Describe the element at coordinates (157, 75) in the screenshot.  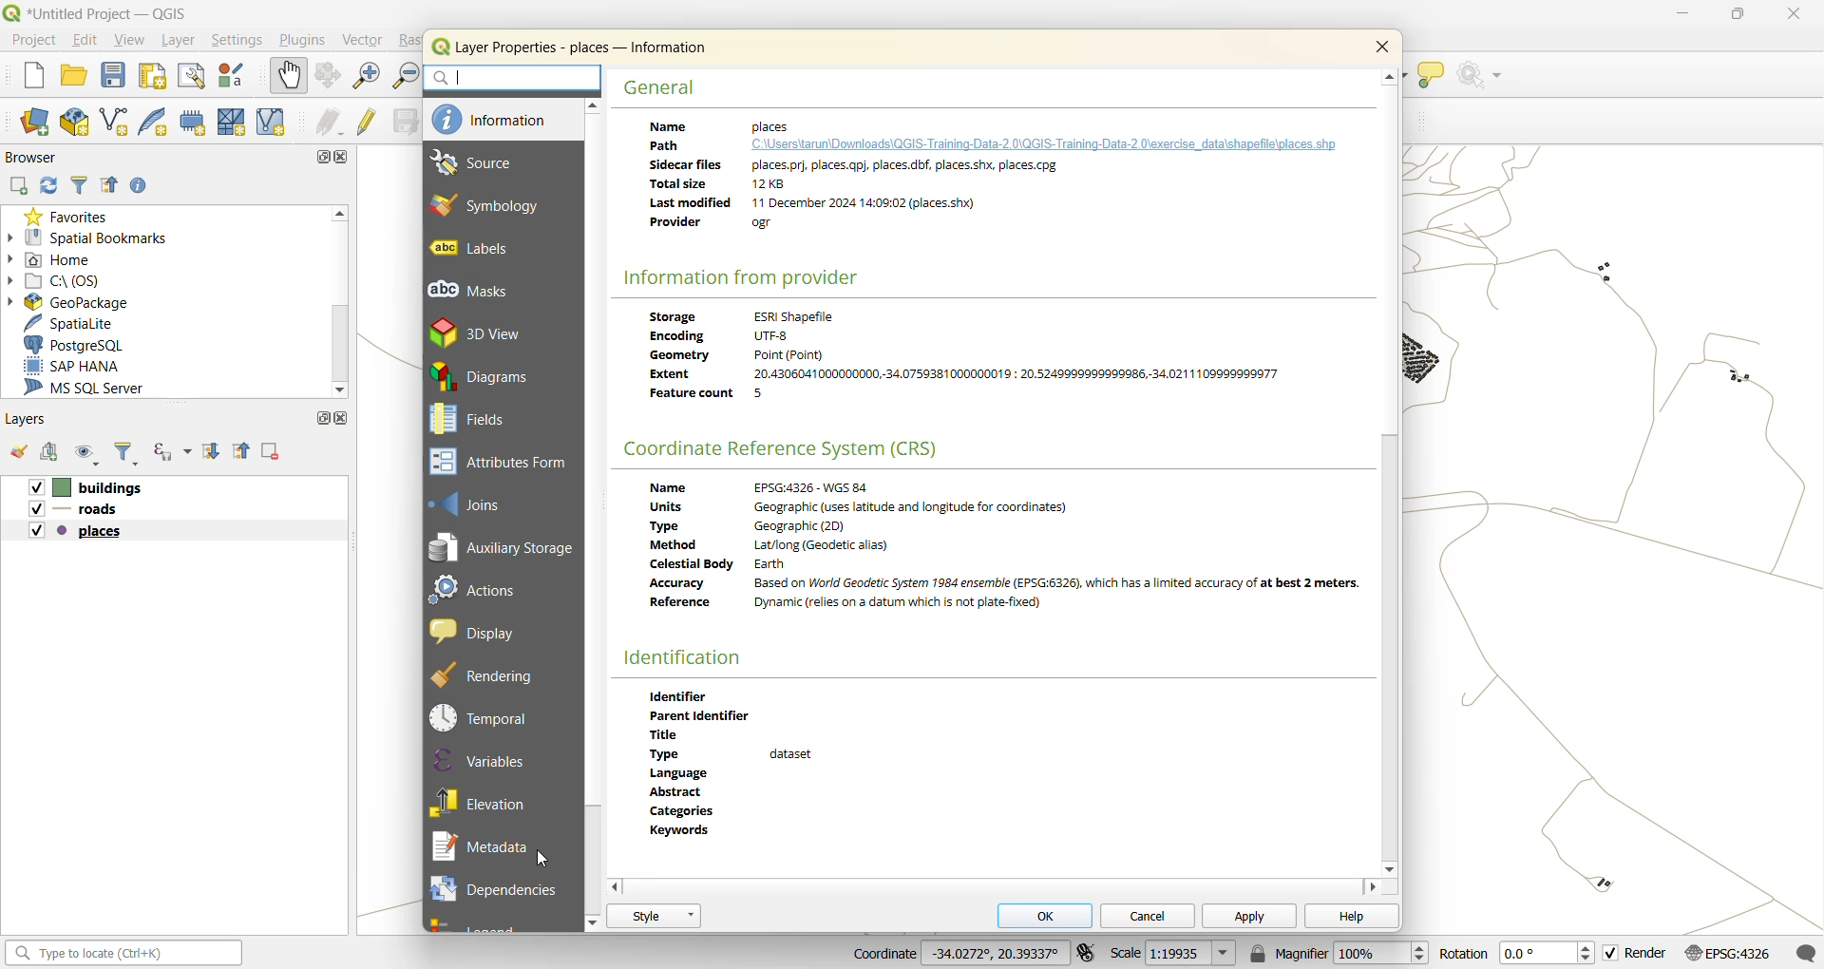
I see `print layout` at that location.